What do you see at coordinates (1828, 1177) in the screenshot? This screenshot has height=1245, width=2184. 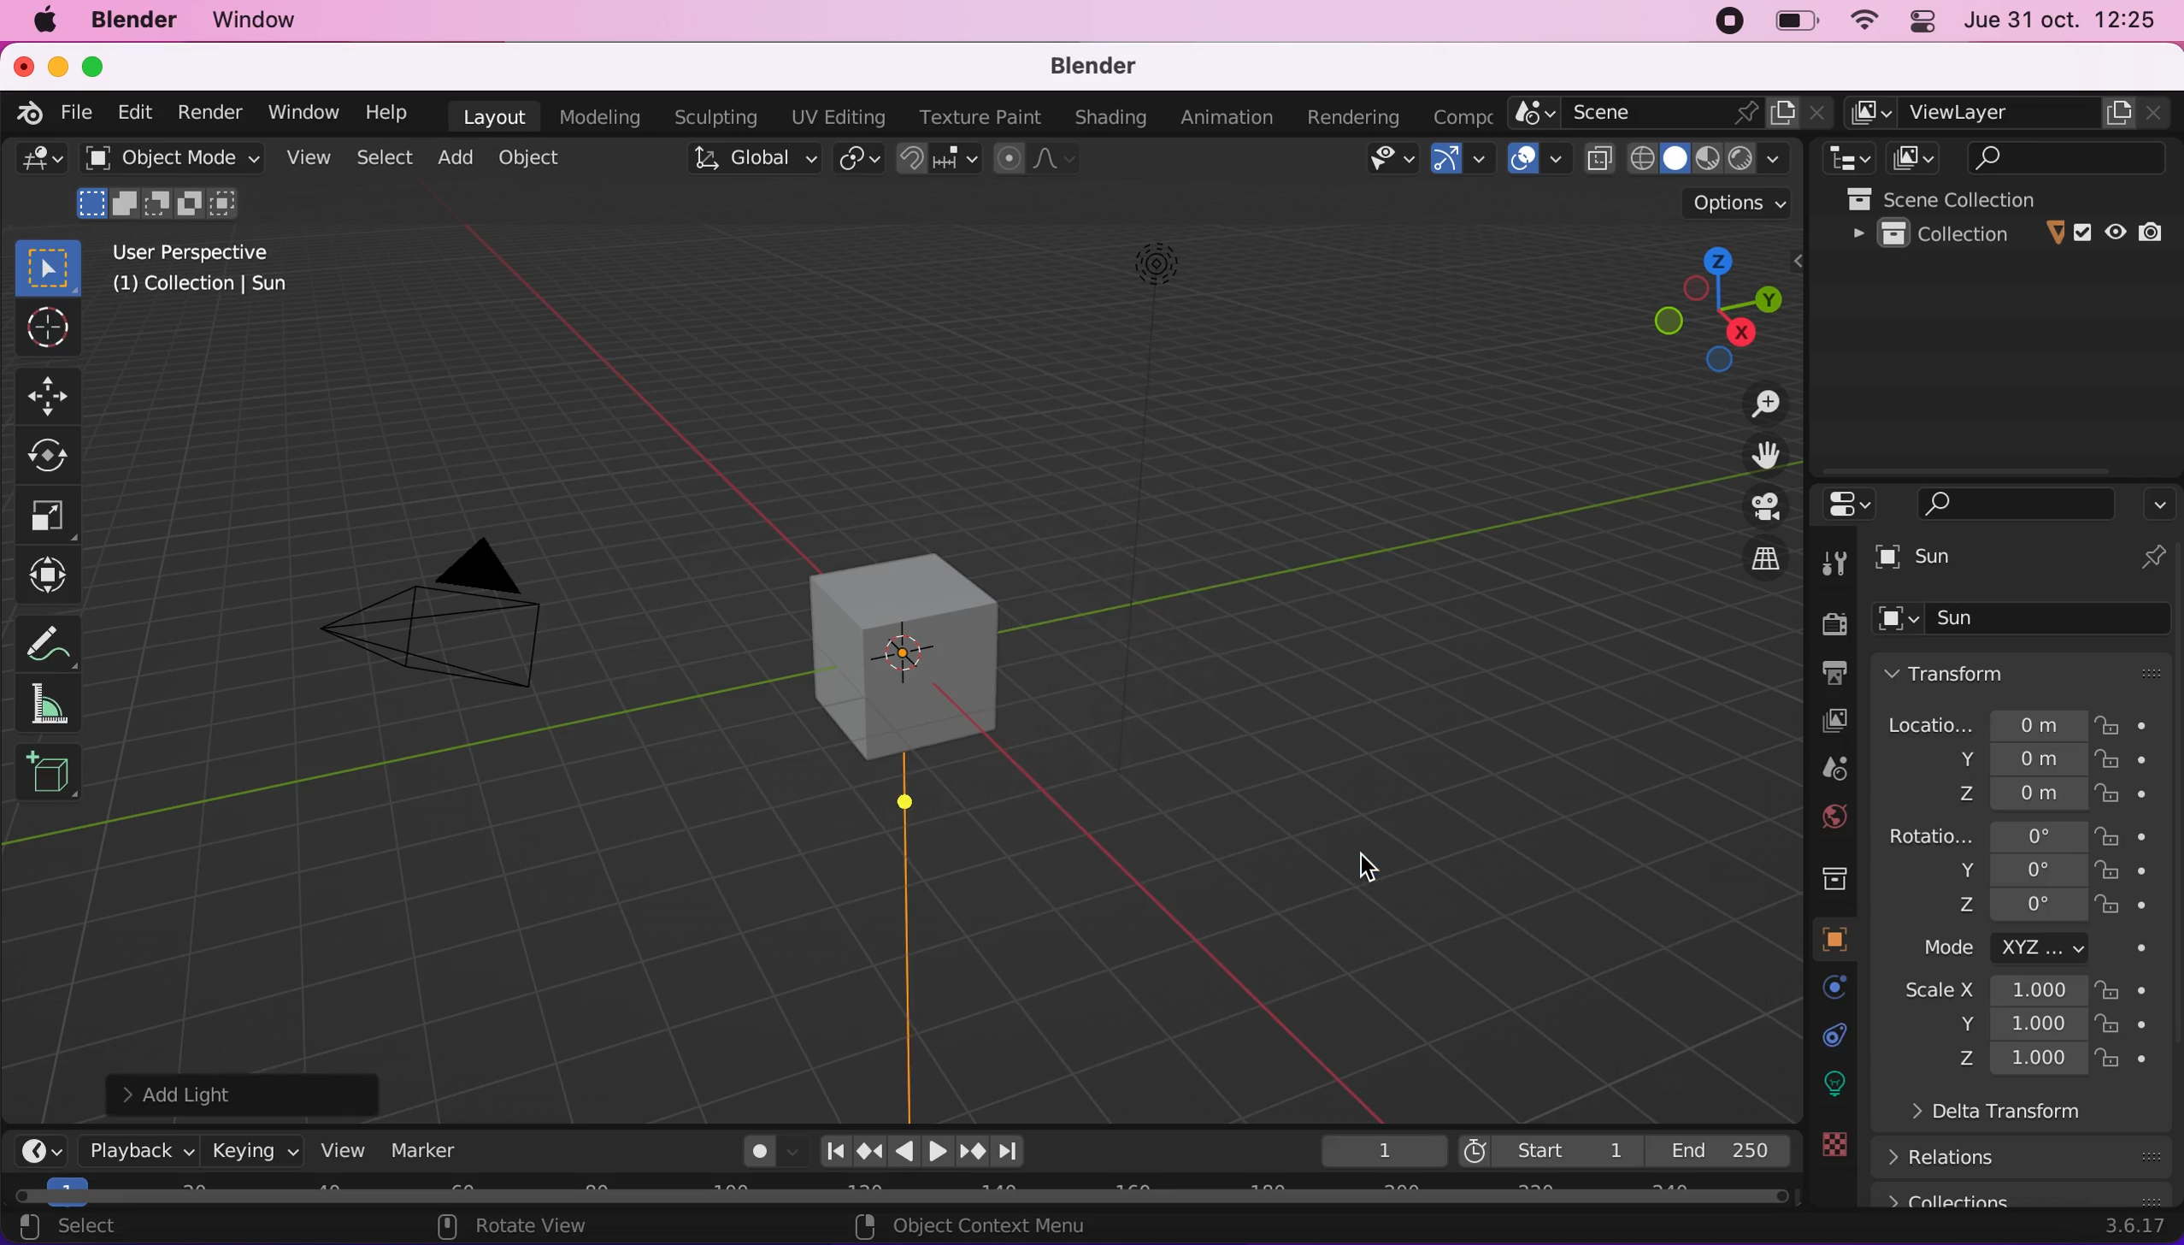 I see `data` at bounding box center [1828, 1177].